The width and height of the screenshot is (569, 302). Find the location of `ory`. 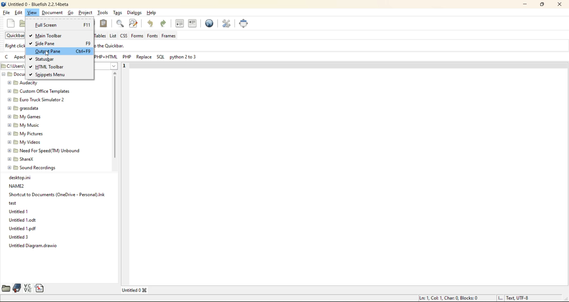

ory is located at coordinates (14, 202).